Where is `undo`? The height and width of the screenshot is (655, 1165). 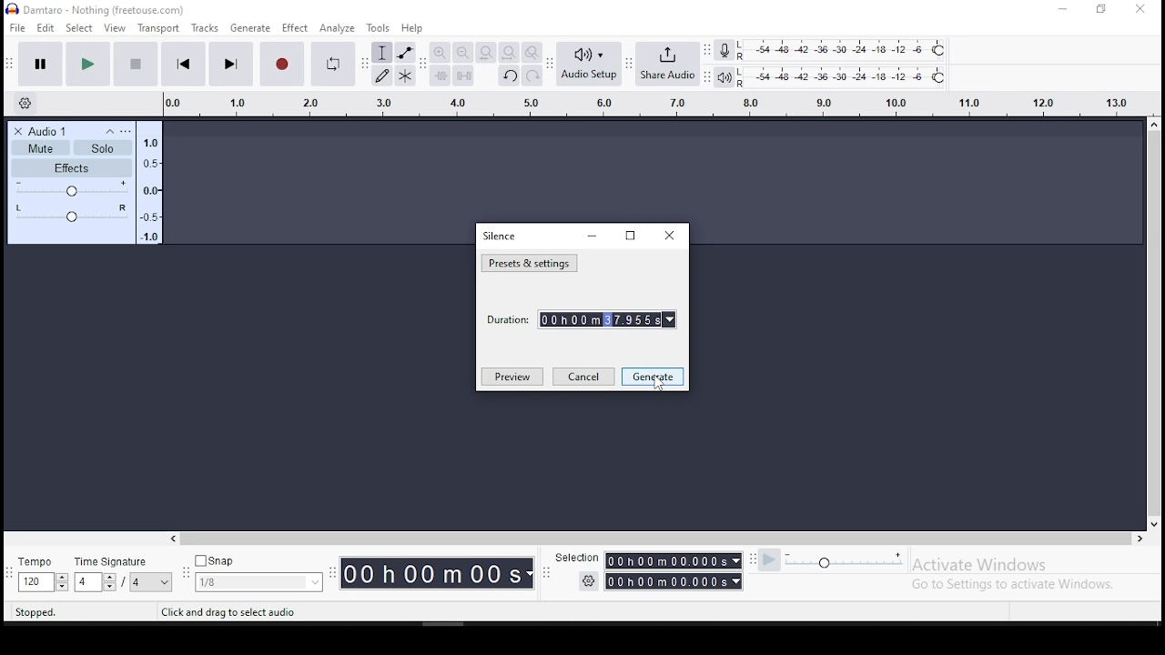
undo is located at coordinates (510, 75).